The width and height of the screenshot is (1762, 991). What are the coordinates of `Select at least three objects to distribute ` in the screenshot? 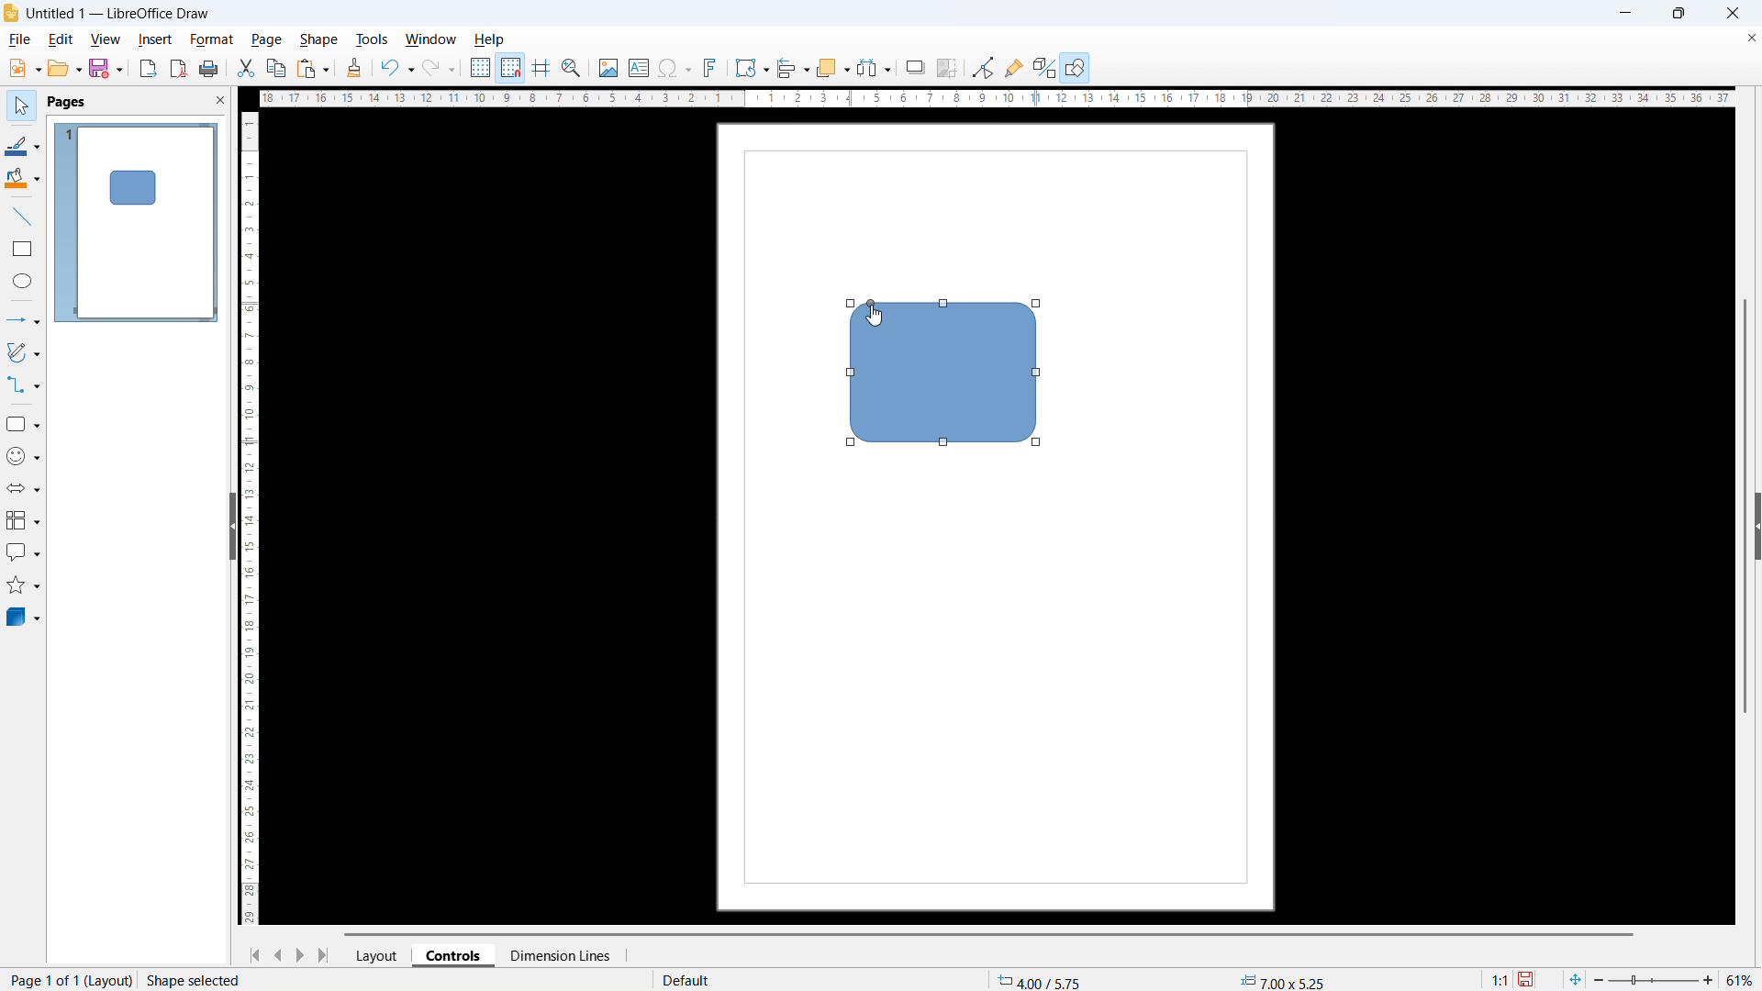 It's located at (874, 68).